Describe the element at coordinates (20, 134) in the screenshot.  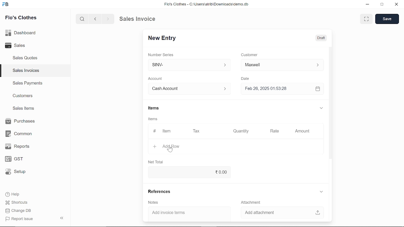
I see `Common` at that location.